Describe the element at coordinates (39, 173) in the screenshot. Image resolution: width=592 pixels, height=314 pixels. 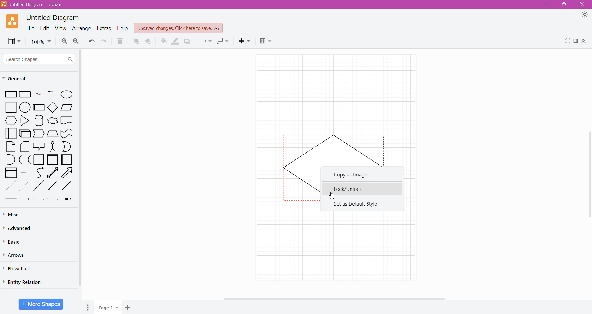
I see `Curves` at that location.